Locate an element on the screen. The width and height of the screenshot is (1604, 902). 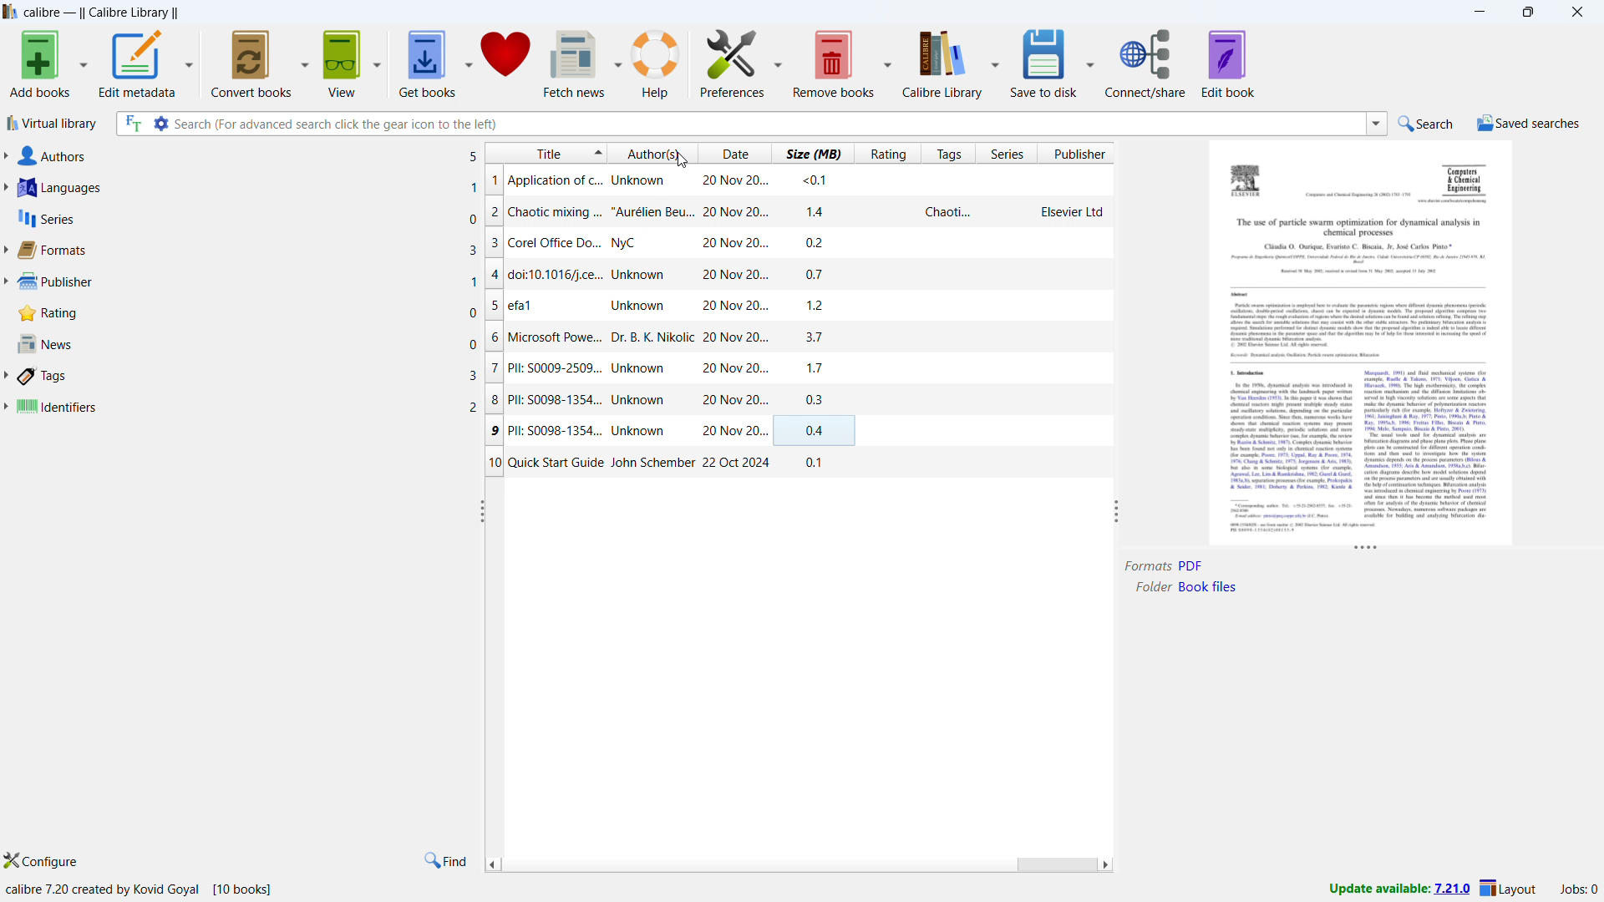
Corel Office Do... NyC 20 Nov 20... is located at coordinates (644, 241).